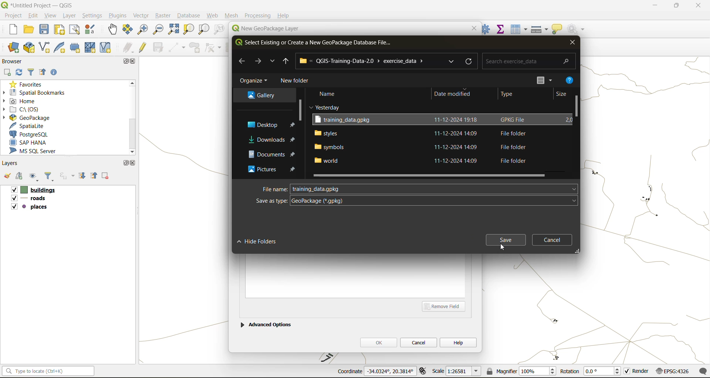 This screenshot has width=710, height=378. What do you see at coordinates (570, 79) in the screenshot?
I see `help` at bounding box center [570, 79].